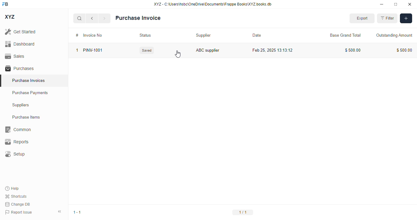  Describe the element at coordinates (80, 18) in the screenshot. I see `search` at that location.